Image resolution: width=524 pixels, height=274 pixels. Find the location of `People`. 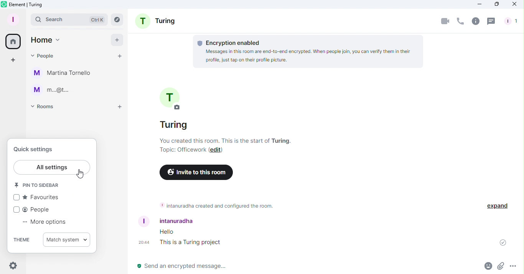

People is located at coordinates (43, 210).